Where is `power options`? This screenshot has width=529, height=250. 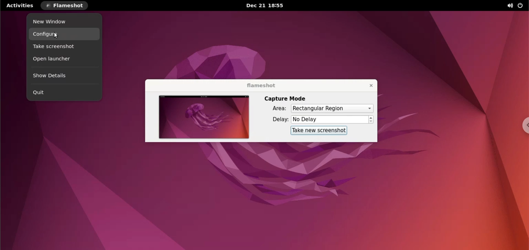 power options is located at coordinates (520, 6).